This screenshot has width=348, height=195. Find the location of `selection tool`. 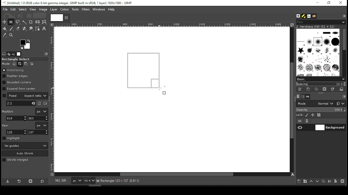

selection tool is located at coordinates (5, 22).